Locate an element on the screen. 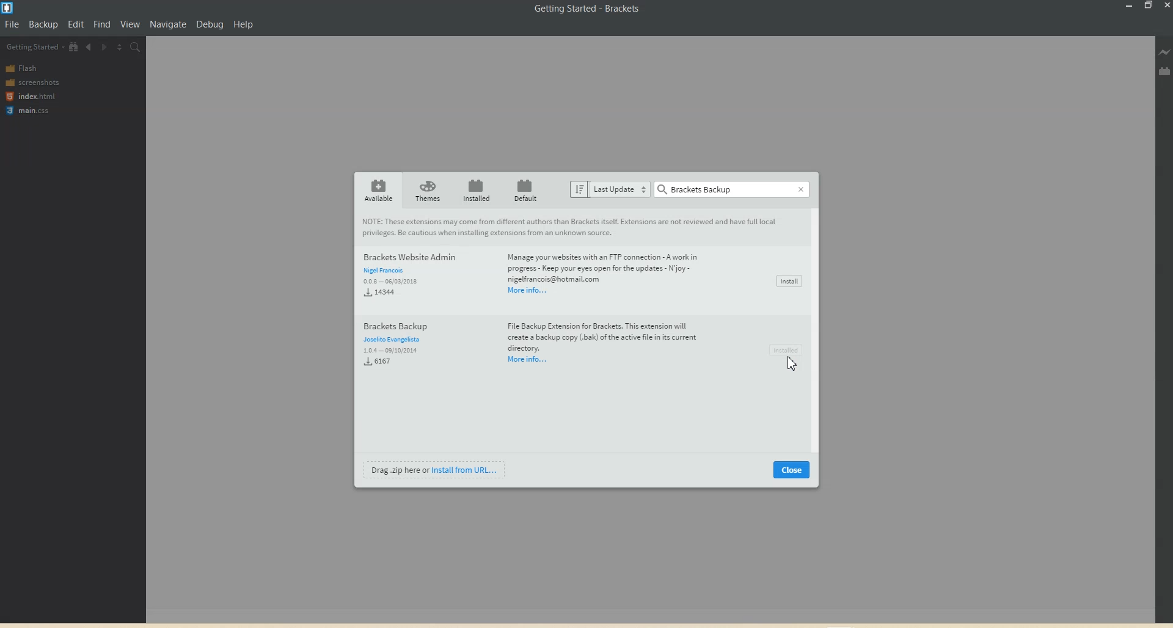 Image resolution: width=1173 pixels, height=628 pixels. Live Preview is located at coordinates (1165, 53).